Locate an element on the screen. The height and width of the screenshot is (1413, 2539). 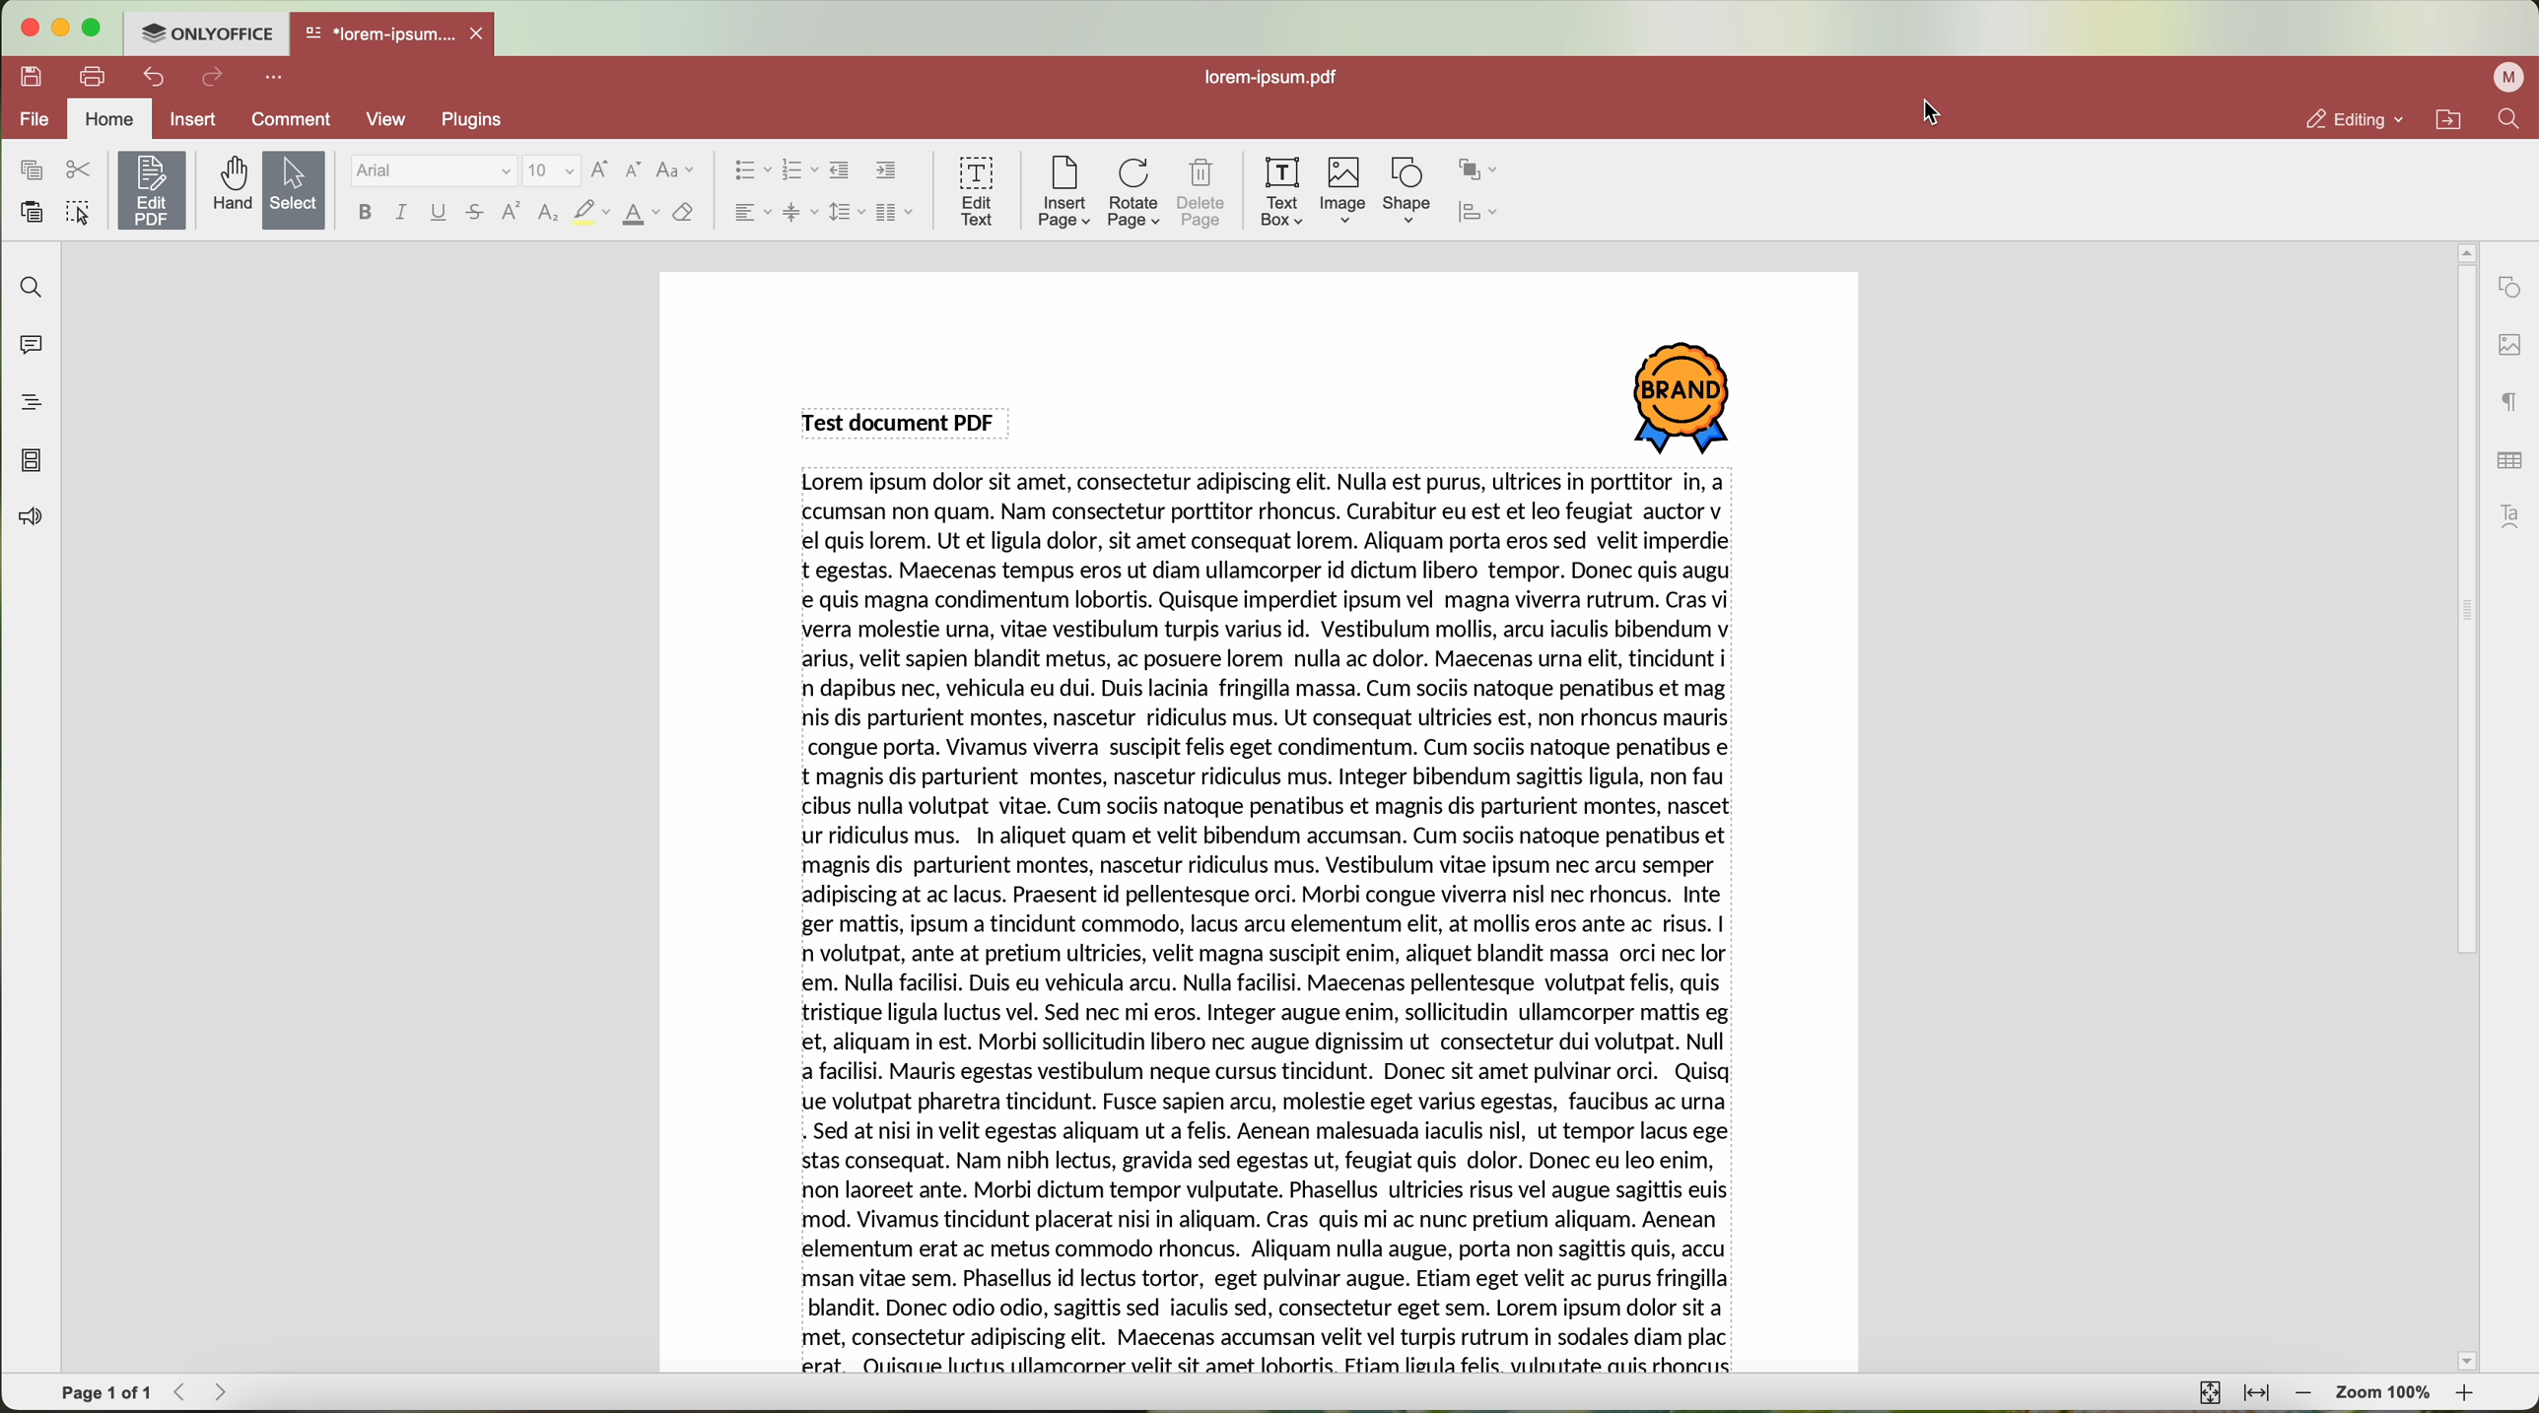
cursor is located at coordinates (1939, 114).